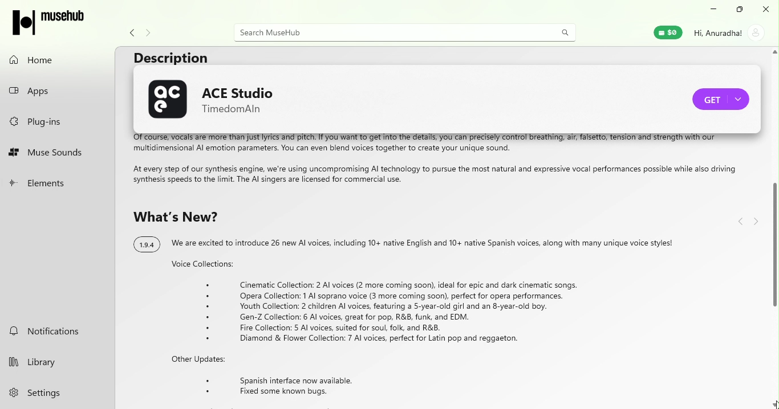 The width and height of the screenshot is (779, 409). Describe the element at coordinates (54, 60) in the screenshot. I see `home` at that location.